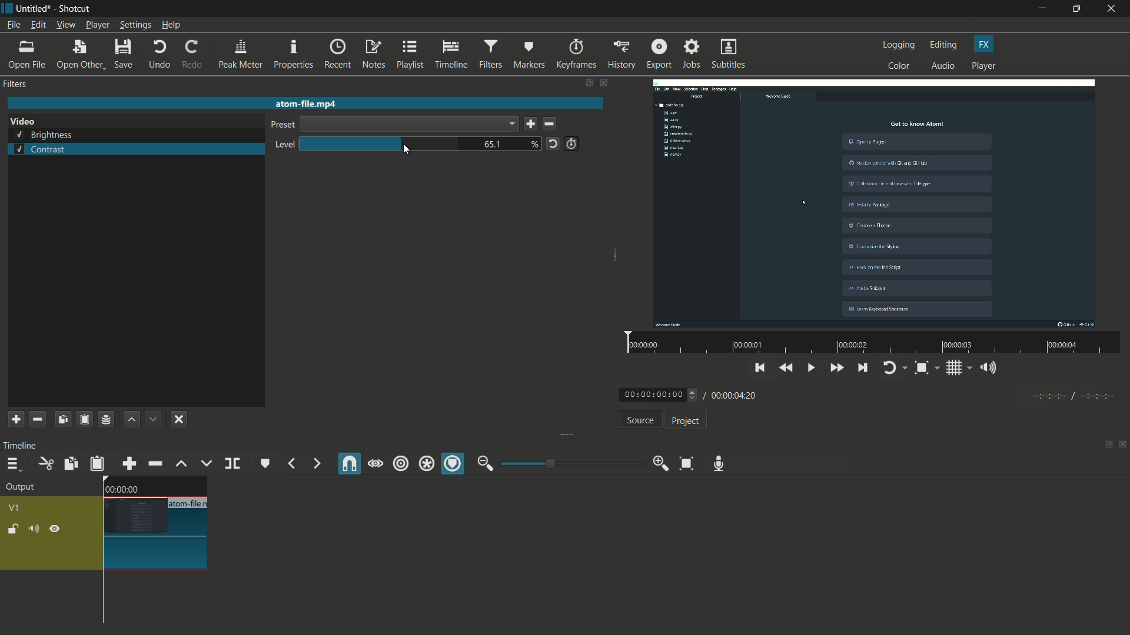 Image resolution: width=1130 pixels, height=635 pixels. What do you see at coordinates (760, 366) in the screenshot?
I see `skip to the previous point` at bounding box center [760, 366].